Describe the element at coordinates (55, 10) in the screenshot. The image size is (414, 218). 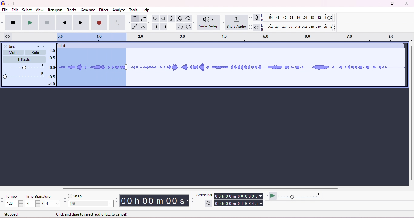
I see `transport` at that location.